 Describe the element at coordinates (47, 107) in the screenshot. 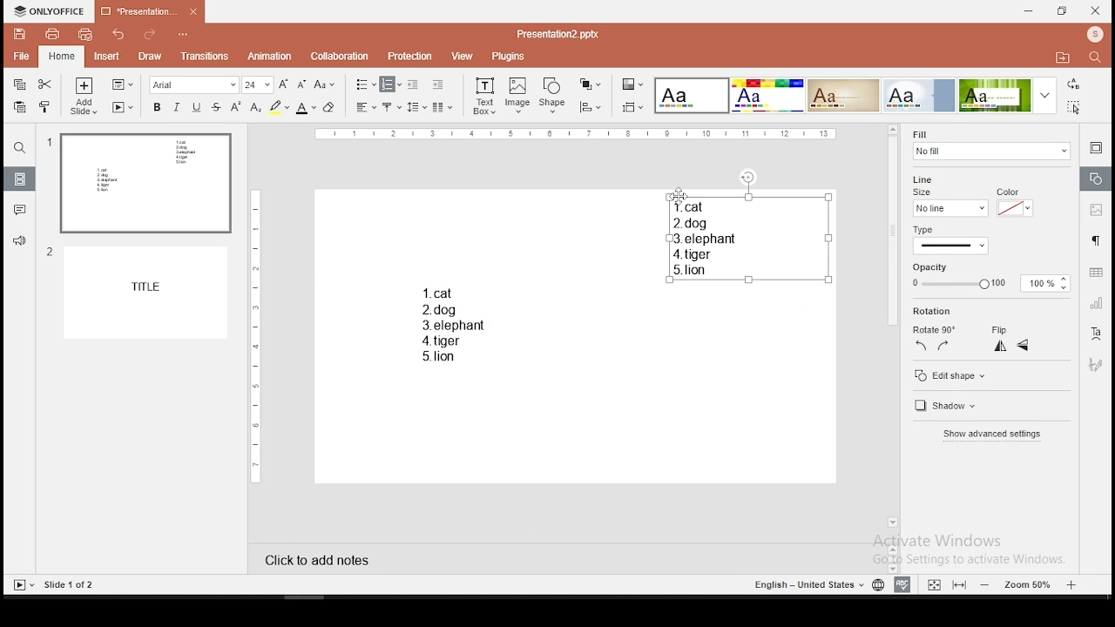

I see `clone formatting` at that location.